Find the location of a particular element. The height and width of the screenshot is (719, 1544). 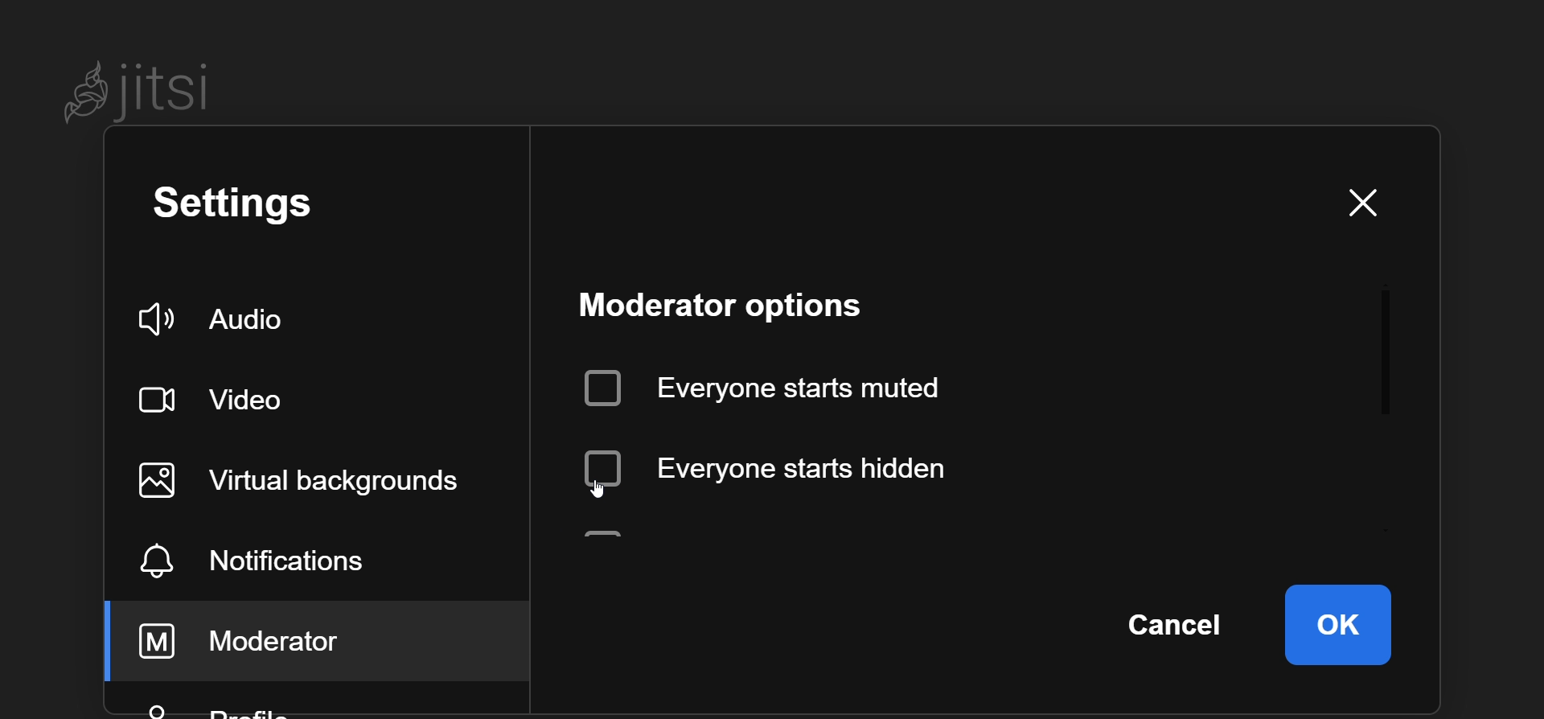

cursor is located at coordinates (597, 493).